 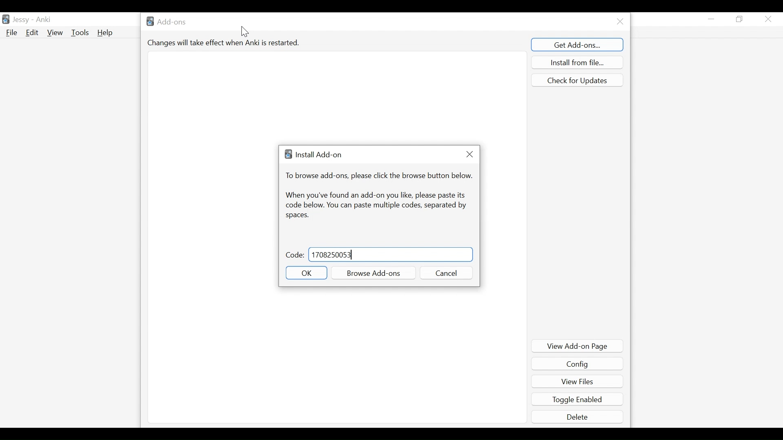 I want to click on Spaces, so click(x=297, y=216).